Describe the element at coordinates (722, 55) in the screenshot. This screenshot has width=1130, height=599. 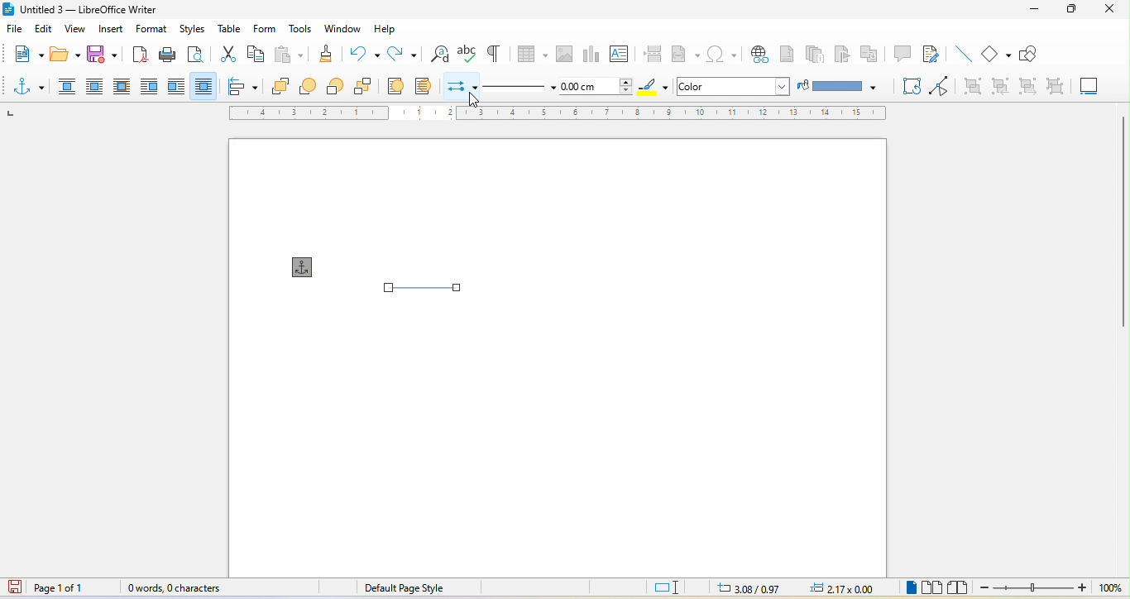
I see `special character` at that location.